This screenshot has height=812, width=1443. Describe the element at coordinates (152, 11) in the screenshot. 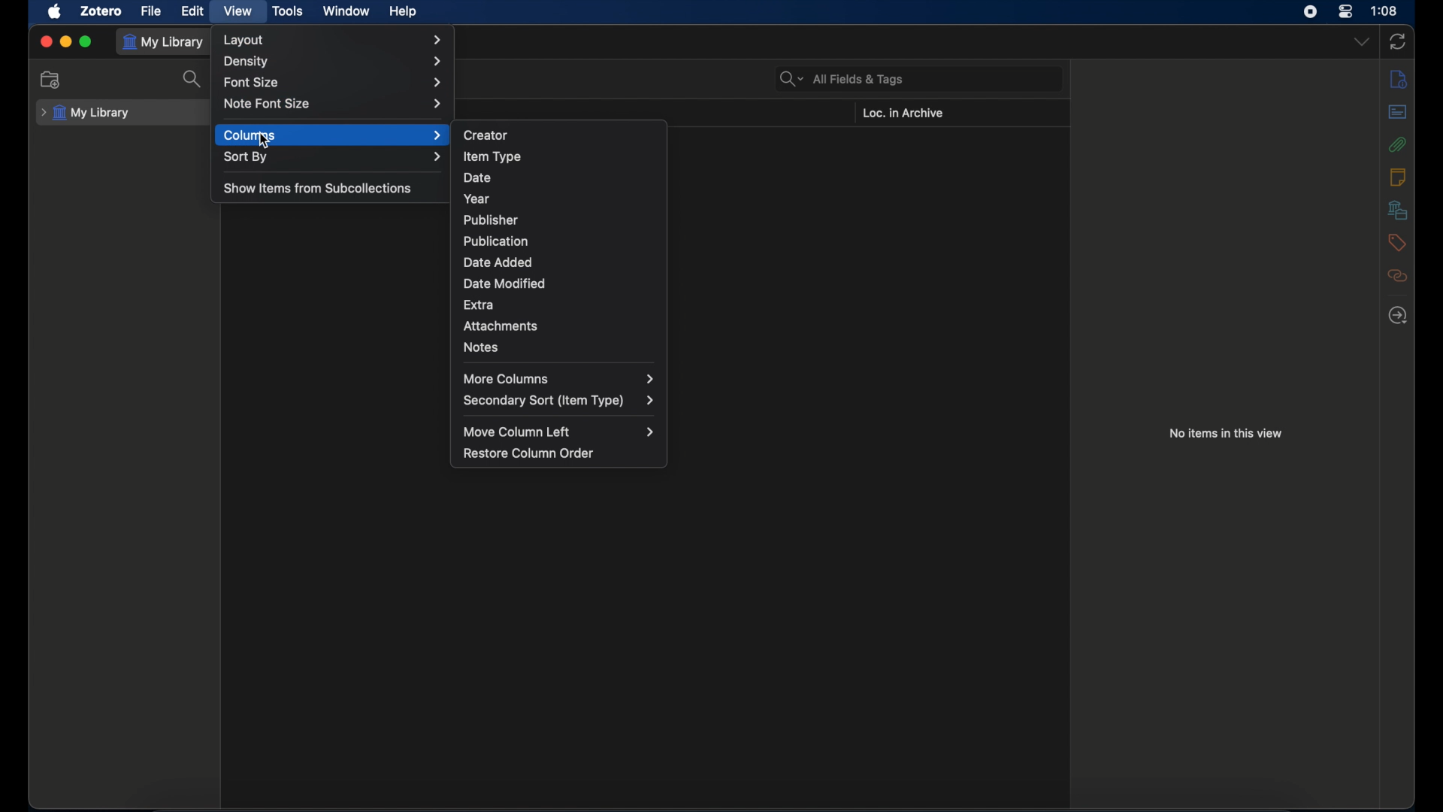

I see `file` at that location.